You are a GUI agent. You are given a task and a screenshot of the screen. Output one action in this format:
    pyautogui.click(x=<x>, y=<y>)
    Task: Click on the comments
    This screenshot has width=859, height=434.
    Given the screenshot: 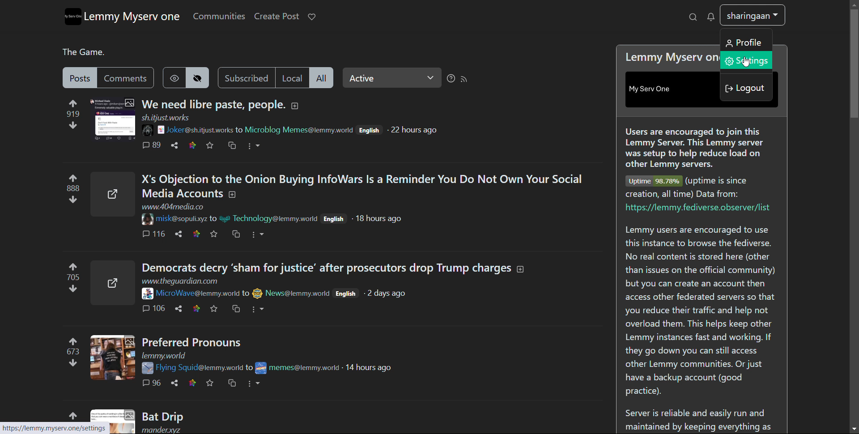 What is the action you would take?
    pyautogui.click(x=126, y=78)
    